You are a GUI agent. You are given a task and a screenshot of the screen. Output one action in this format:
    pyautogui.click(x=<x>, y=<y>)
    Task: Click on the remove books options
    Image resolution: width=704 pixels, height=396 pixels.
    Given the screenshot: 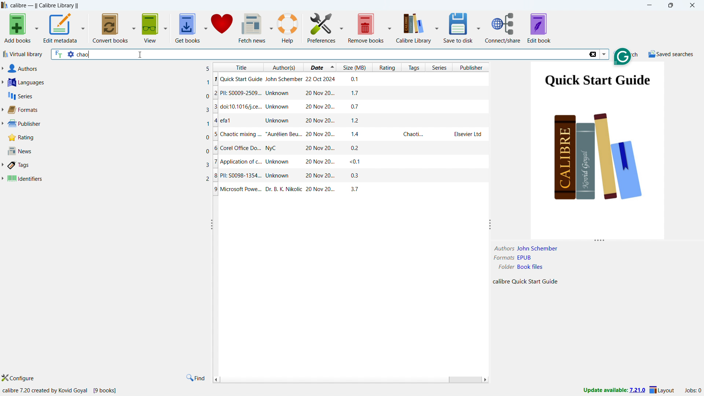 What is the action you would take?
    pyautogui.click(x=390, y=27)
    